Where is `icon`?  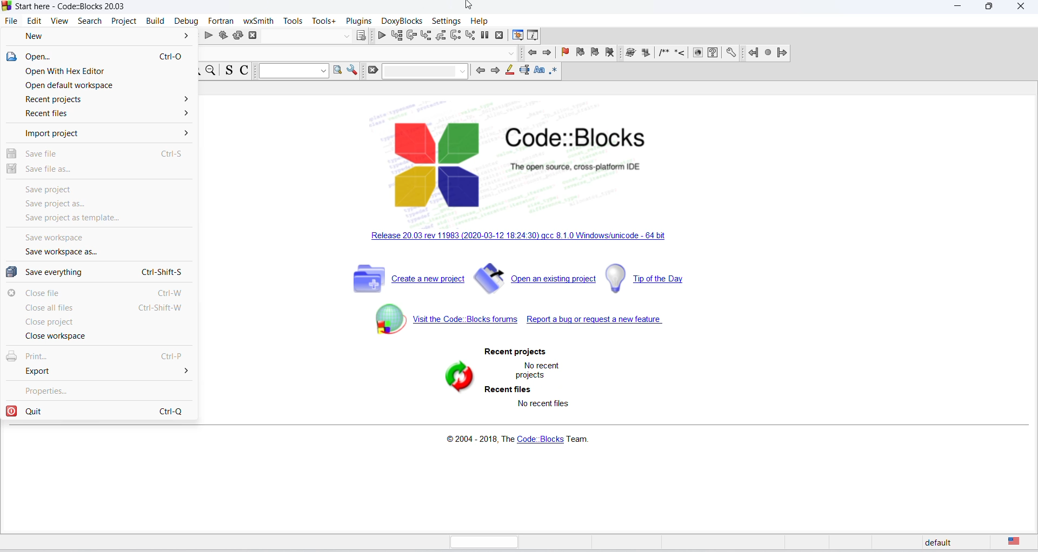 icon is located at coordinates (630, 53).